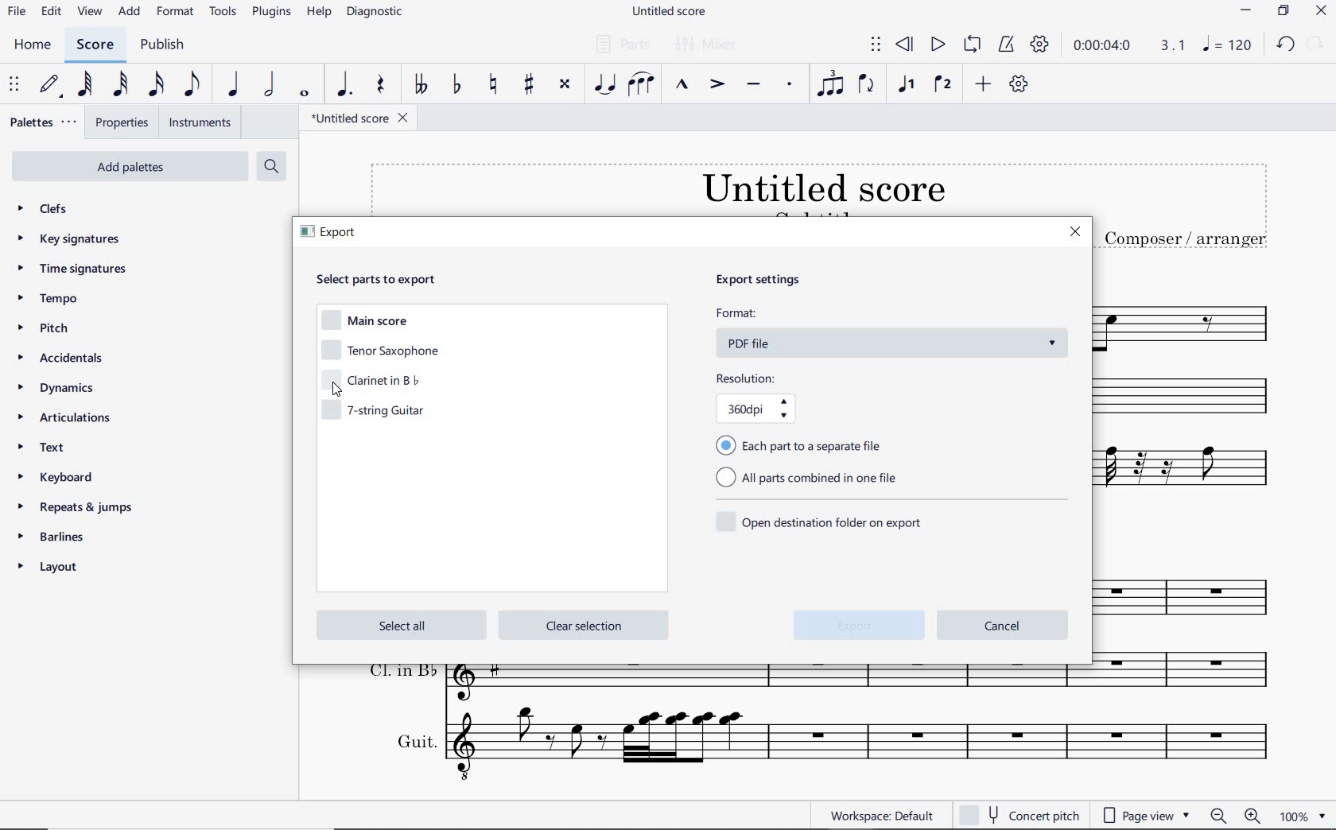 This screenshot has height=830, width=1336. I want to click on ADD, so click(985, 83).